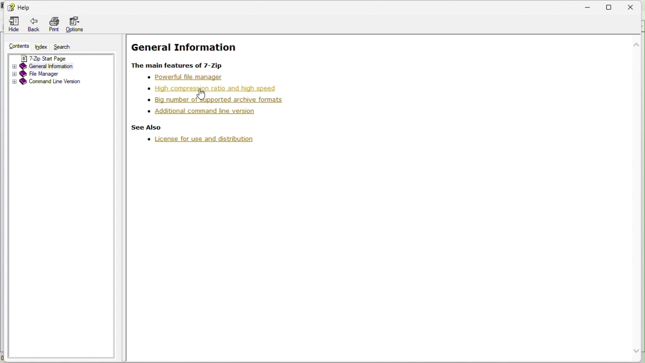  I want to click on Content, so click(19, 45).